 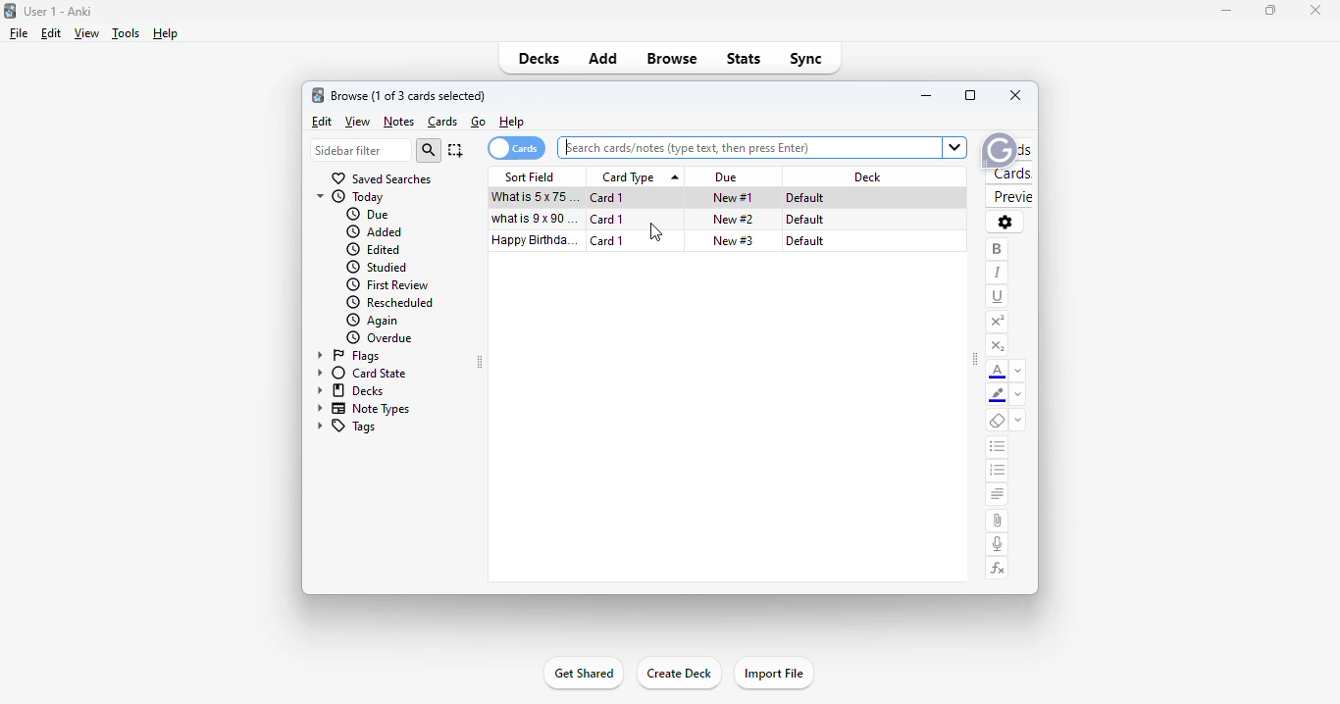 What do you see at coordinates (585, 673) in the screenshot?
I see `get shared` at bounding box center [585, 673].